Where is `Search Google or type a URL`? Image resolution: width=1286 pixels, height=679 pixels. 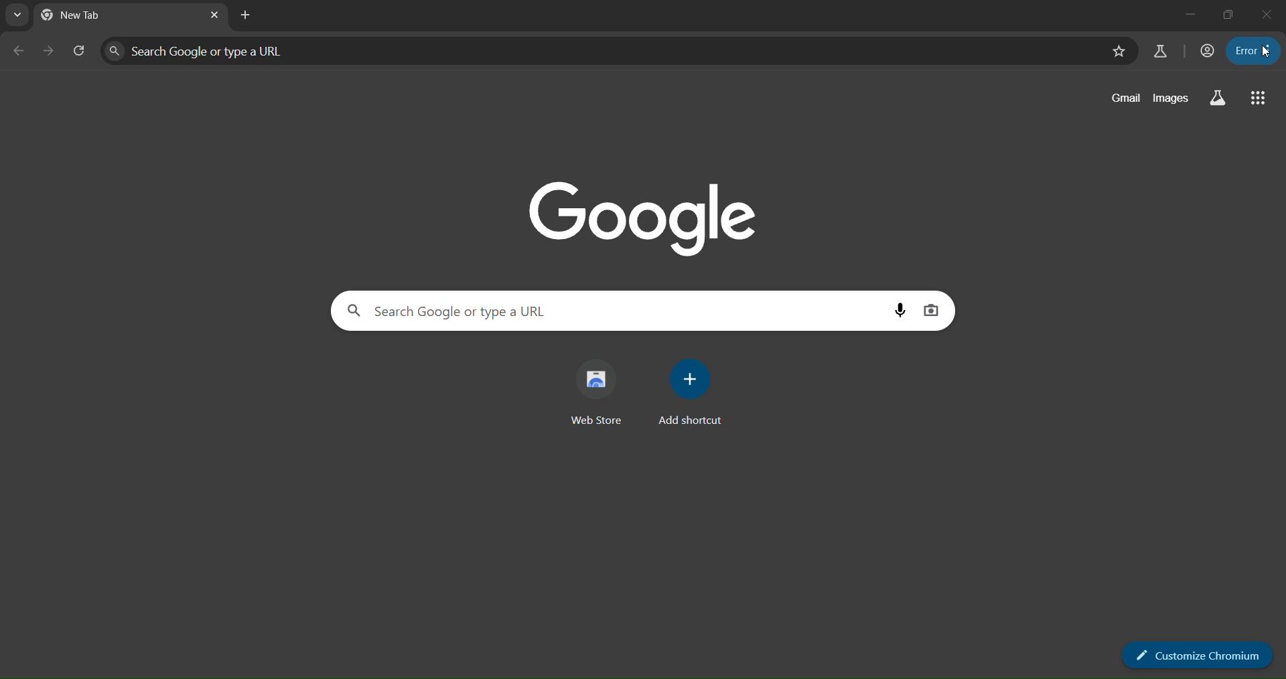 Search Google or type a URL is located at coordinates (597, 50).